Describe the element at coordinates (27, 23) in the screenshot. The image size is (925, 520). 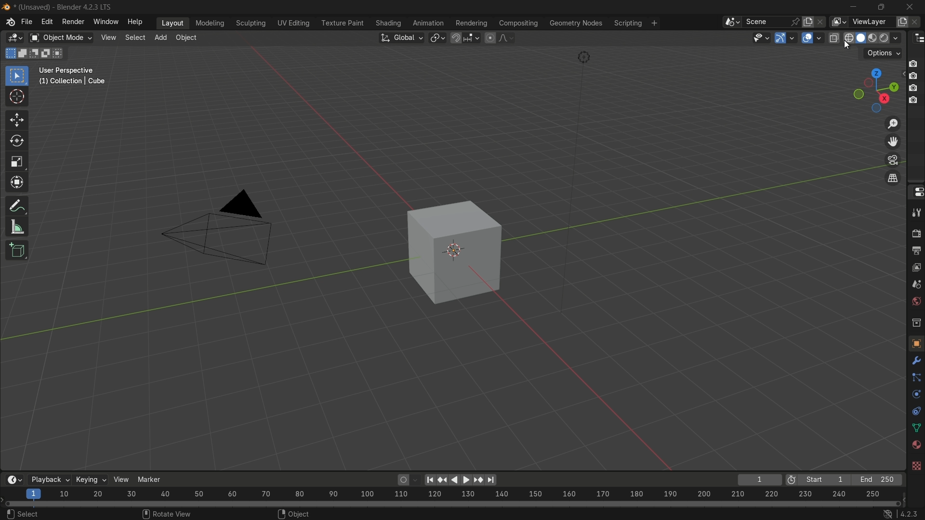
I see `file menu` at that location.